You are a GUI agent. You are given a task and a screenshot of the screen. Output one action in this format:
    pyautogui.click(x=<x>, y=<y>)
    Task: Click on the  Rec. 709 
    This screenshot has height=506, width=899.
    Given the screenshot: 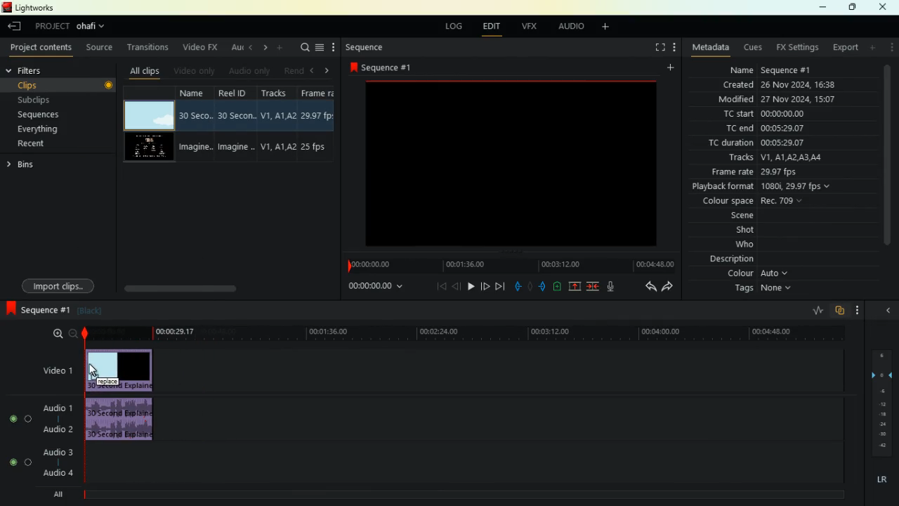 What is the action you would take?
    pyautogui.click(x=784, y=200)
    